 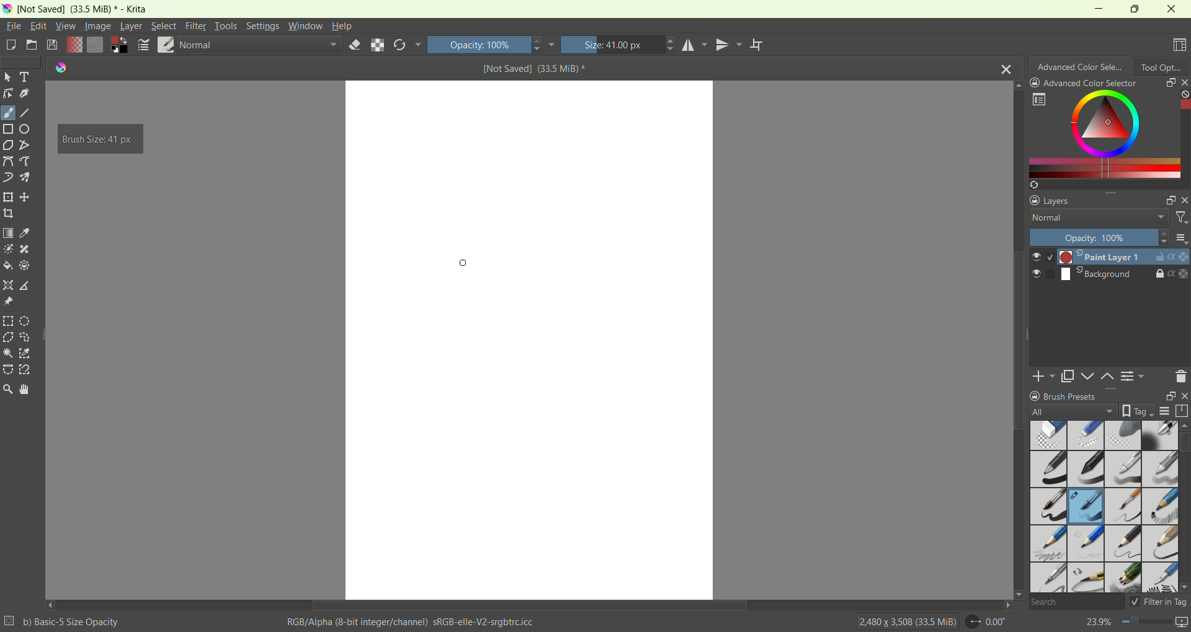 What do you see at coordinates (26, 370) in the screenshot?
I see `magnetic curve selection` at bounding box center [26, 370].